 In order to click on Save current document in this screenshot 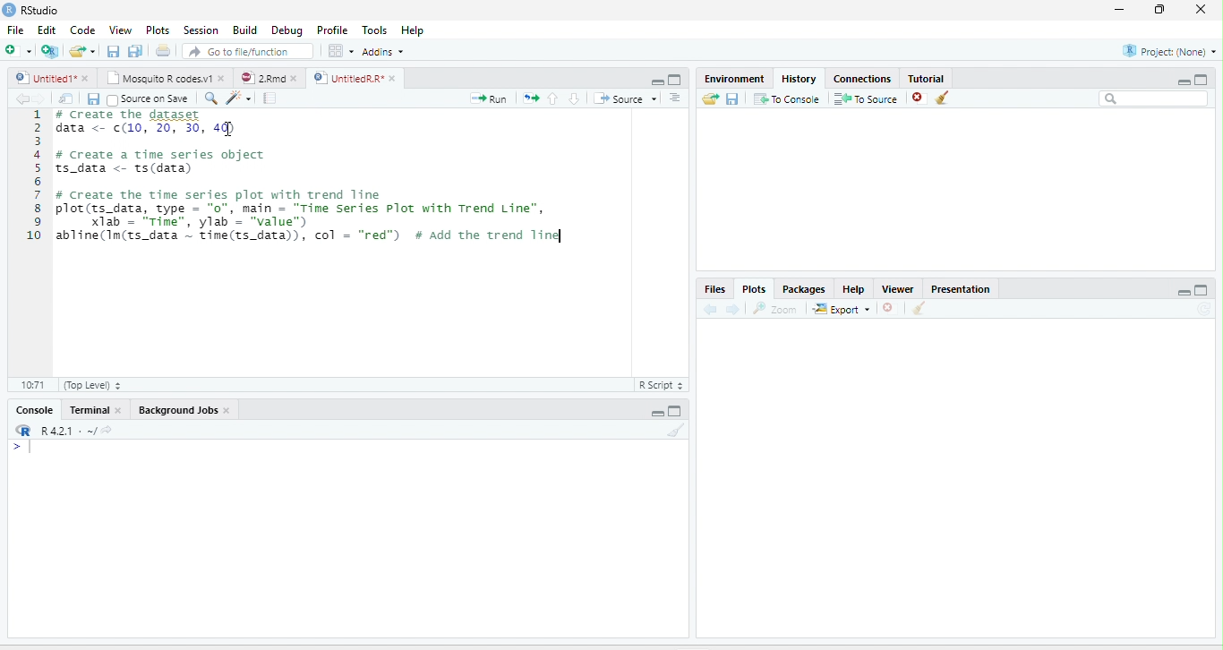, I will do `click(93, 99)`.